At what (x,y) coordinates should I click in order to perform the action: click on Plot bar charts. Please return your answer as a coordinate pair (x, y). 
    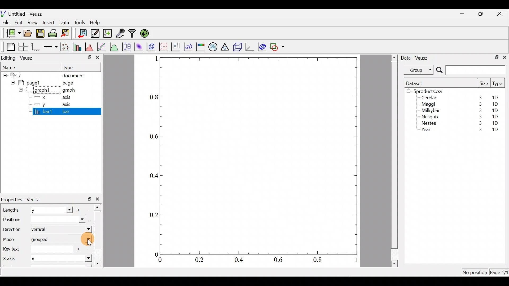
    Looking at the image, I should click on (78, 46).